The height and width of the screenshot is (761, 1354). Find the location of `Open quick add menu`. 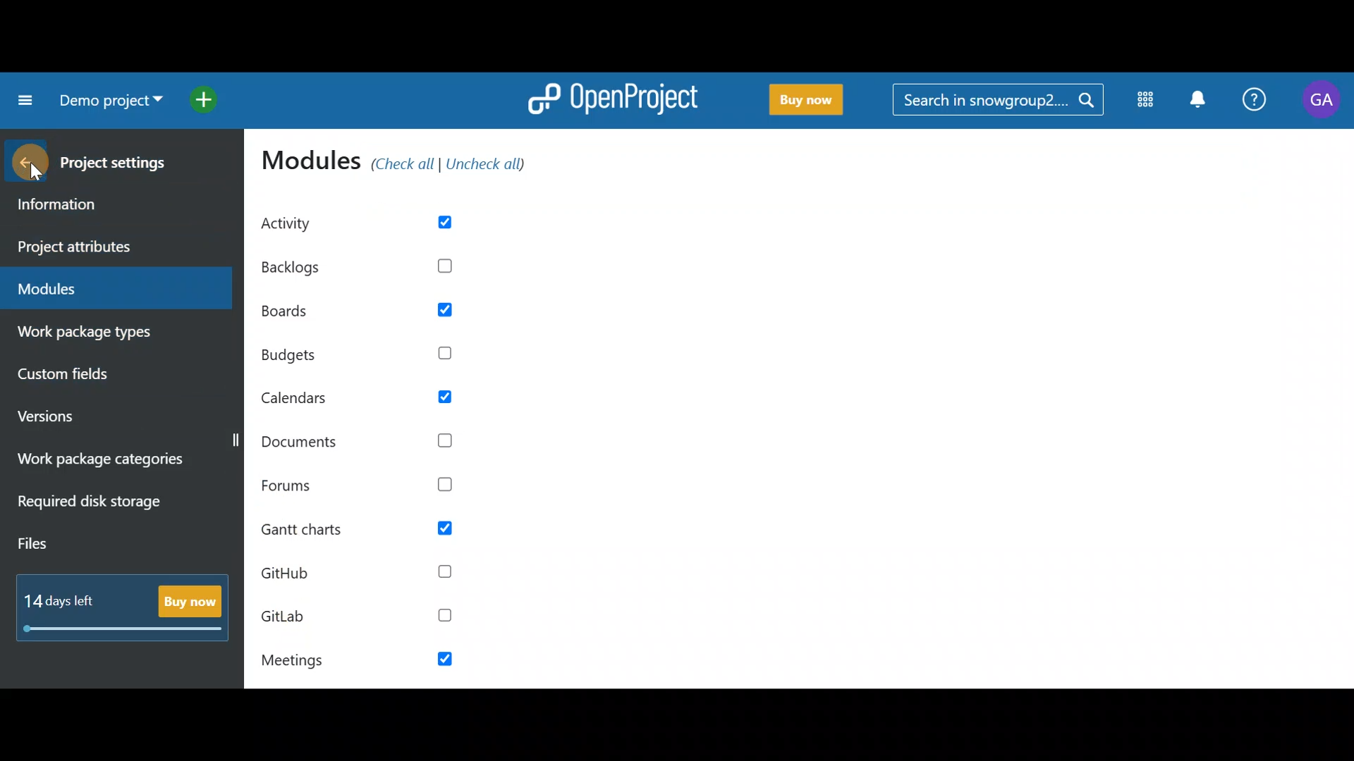

Open quick add menu is located at coordinates (207, 99).